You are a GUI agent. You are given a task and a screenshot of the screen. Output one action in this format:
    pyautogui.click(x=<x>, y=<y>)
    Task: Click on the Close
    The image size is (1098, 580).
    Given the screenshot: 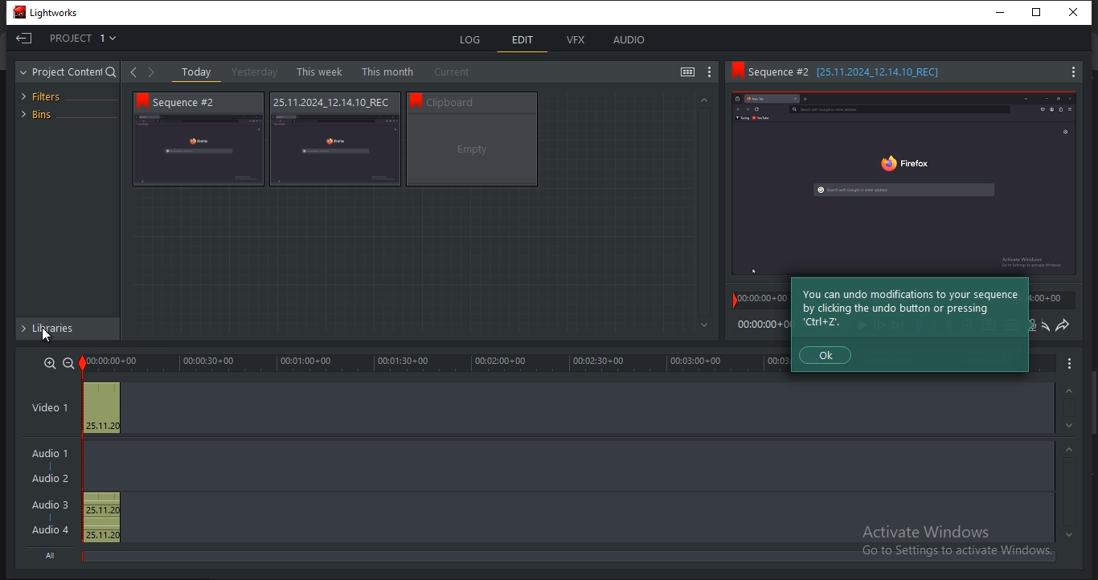 What is the action you would take?
    pyautogui.click(x=1076, y=11)
    